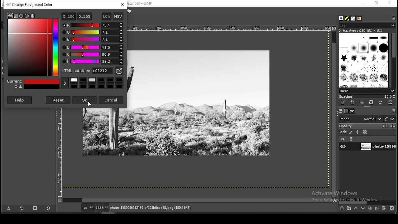  Describe the element at coordinates (368, 30) in the screenshot. I see `hardness 050` at that location.